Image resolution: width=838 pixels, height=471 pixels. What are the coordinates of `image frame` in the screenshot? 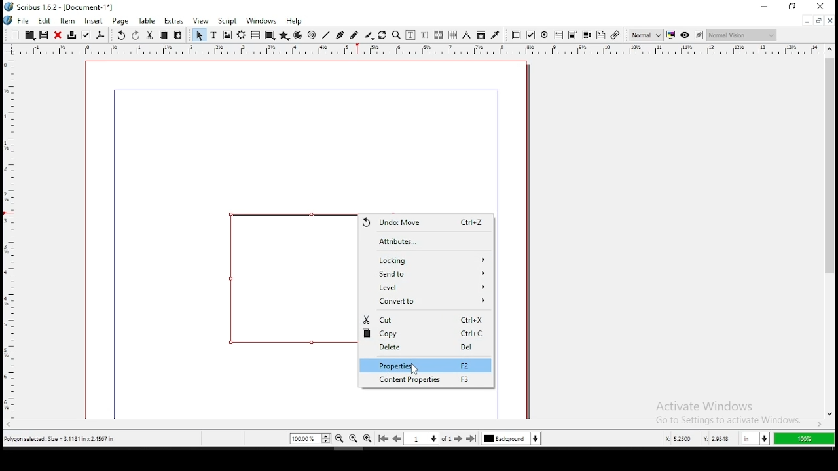 It's located at (227, 35).